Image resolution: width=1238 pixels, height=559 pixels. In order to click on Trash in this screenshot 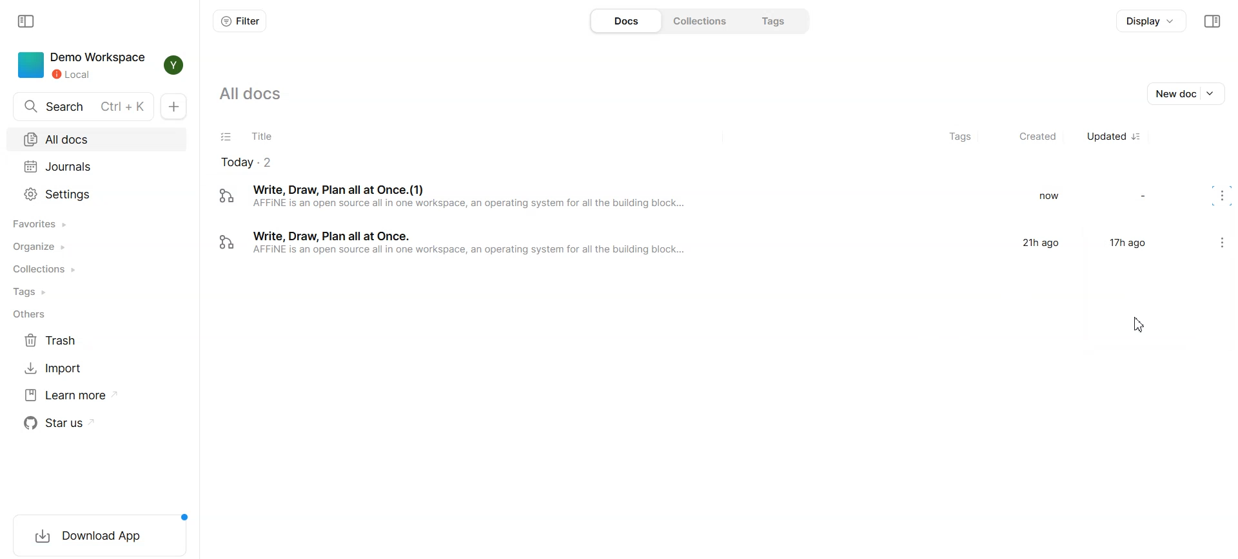, I will do `click(99, 341)`.